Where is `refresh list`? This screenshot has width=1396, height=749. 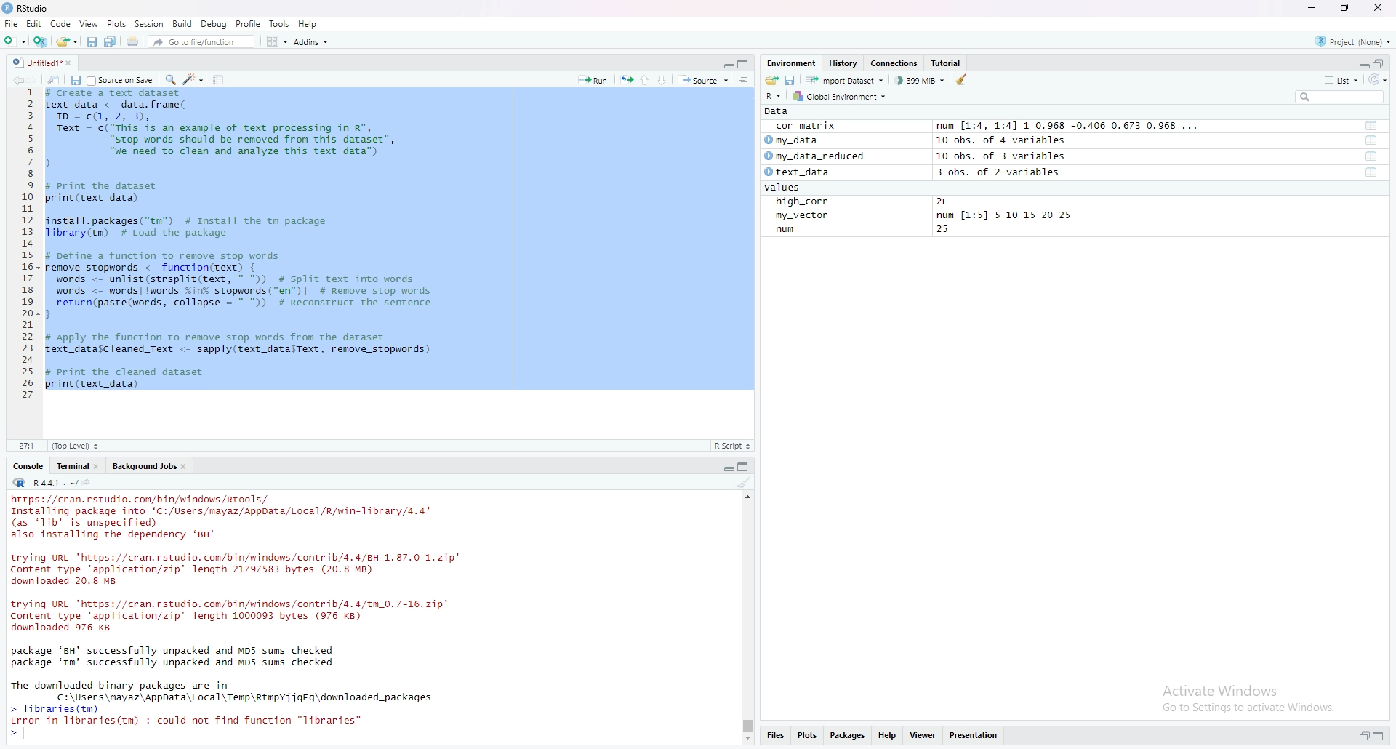
refresh list is located at coordinates (1379, 80).